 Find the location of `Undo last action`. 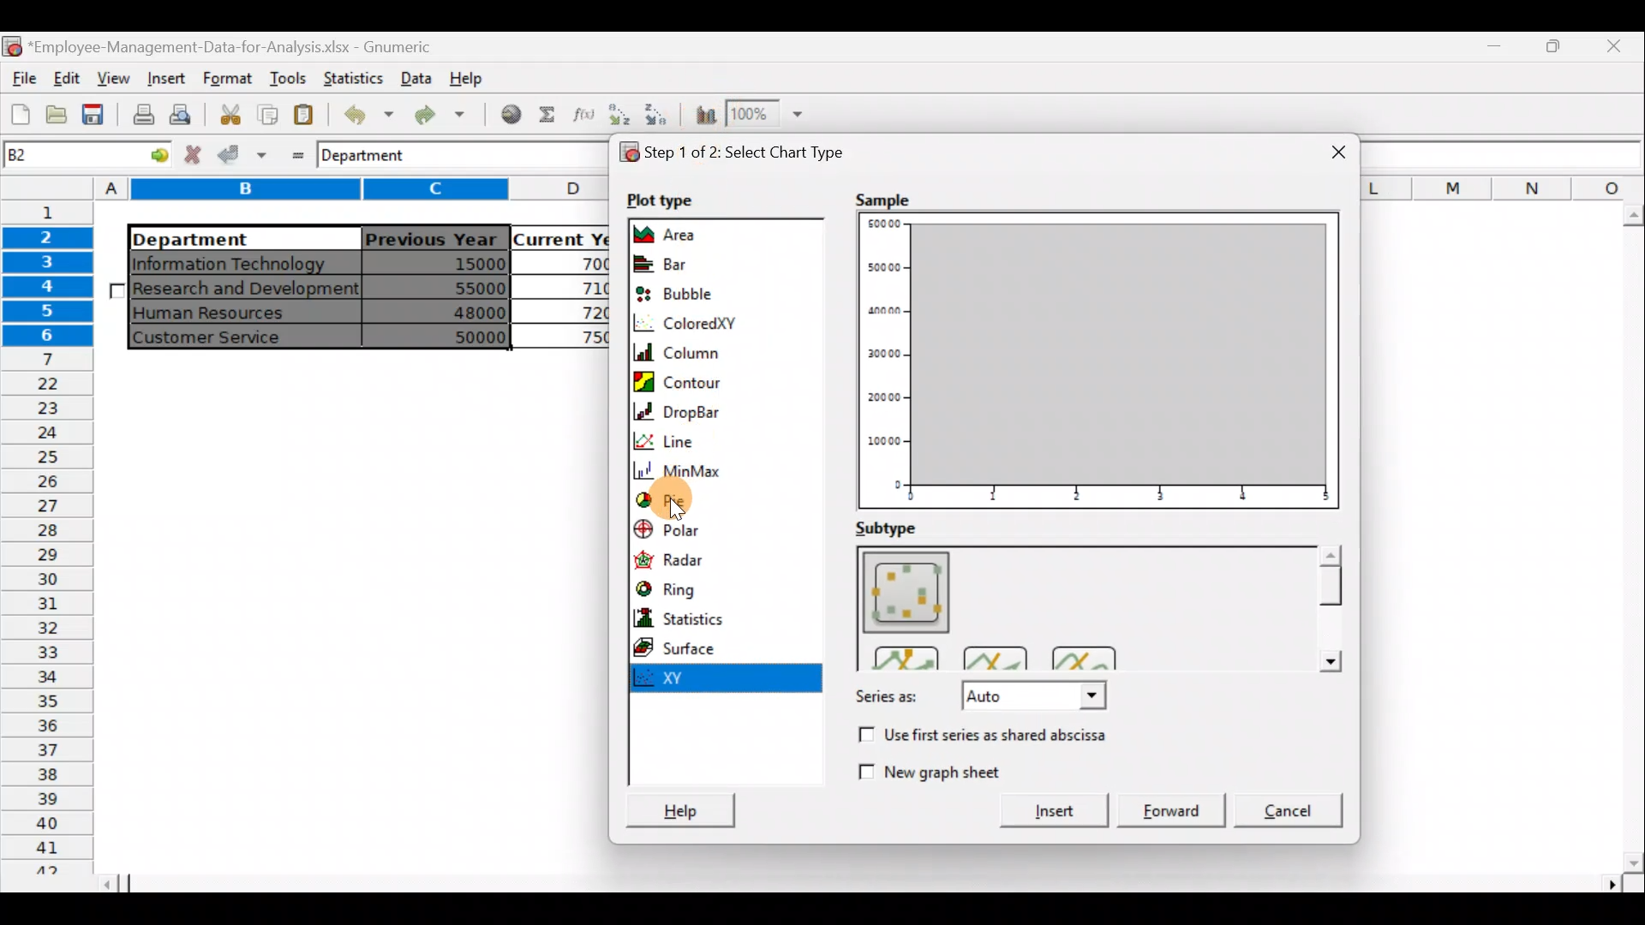

Undo last action is located at coordinates (366, 114).